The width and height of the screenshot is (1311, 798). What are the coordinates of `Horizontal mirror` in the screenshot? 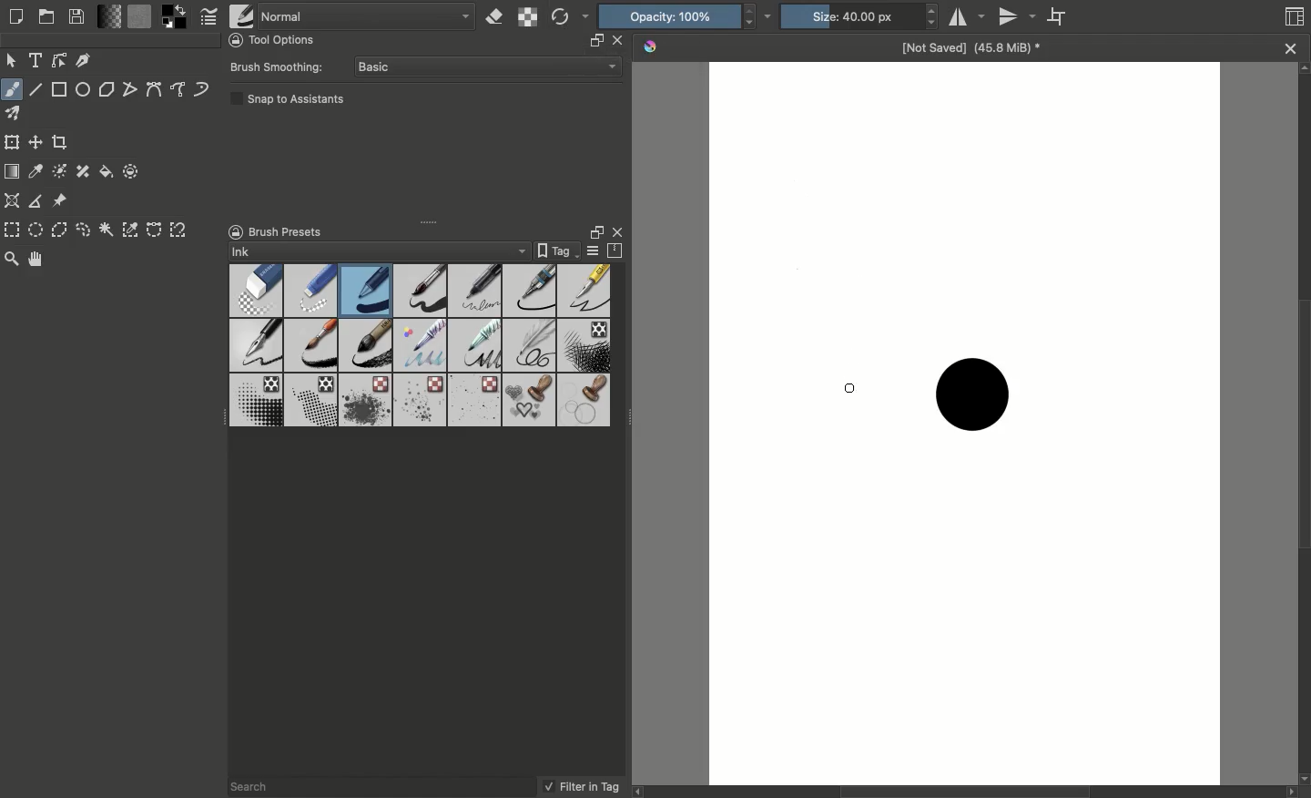 It's located at (968, 18).